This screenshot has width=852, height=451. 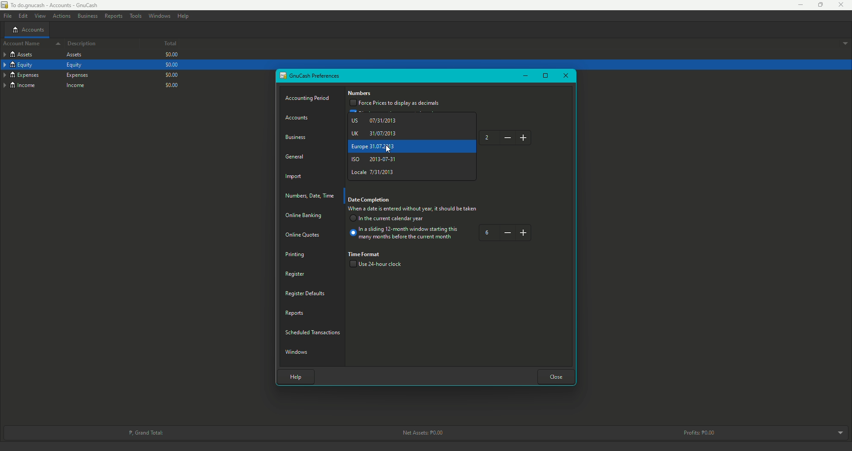 I want to click on Import, so click(x=295, y=178).